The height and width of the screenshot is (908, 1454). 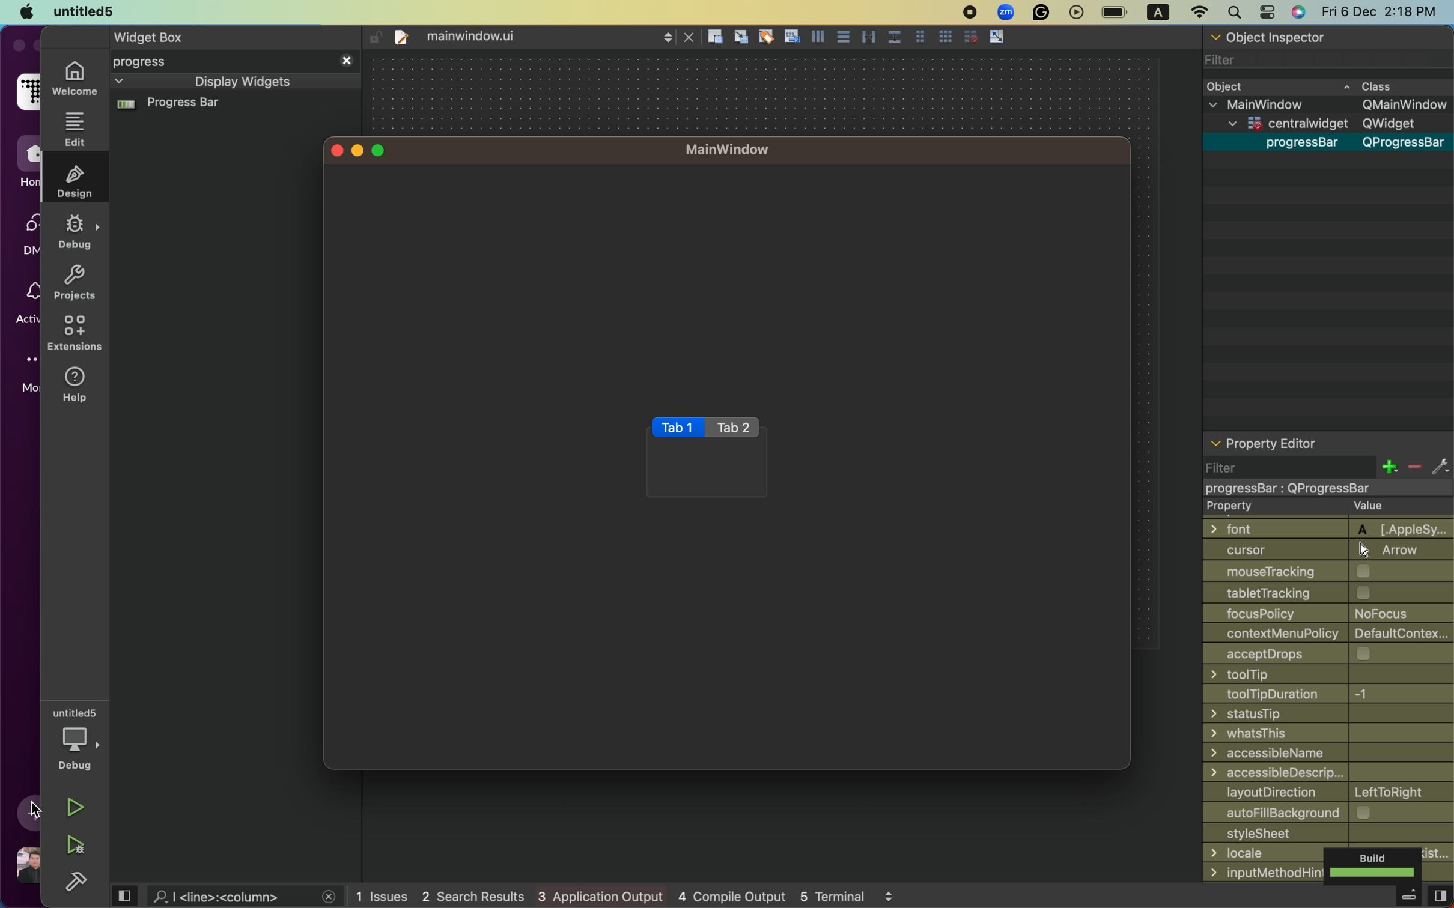 I want to click on close, so click(x=336, y=151).